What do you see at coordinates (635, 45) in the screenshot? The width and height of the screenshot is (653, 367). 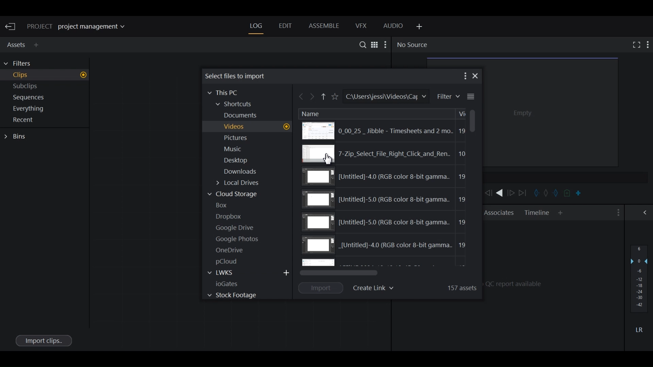 I see `Fullscreen` at bounding box center [635, 45].